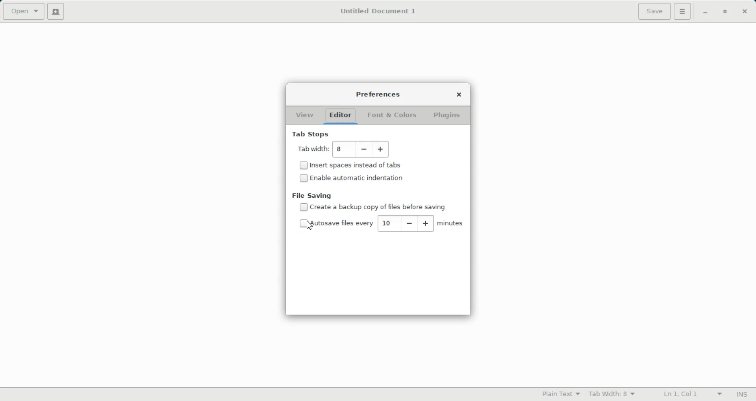 Image resolution: width=756 pixels, height=401 pixels. What do you see at coordinates (724, 12) in the screenshot?
I see `Maximize` at bounding box center [724, 12].